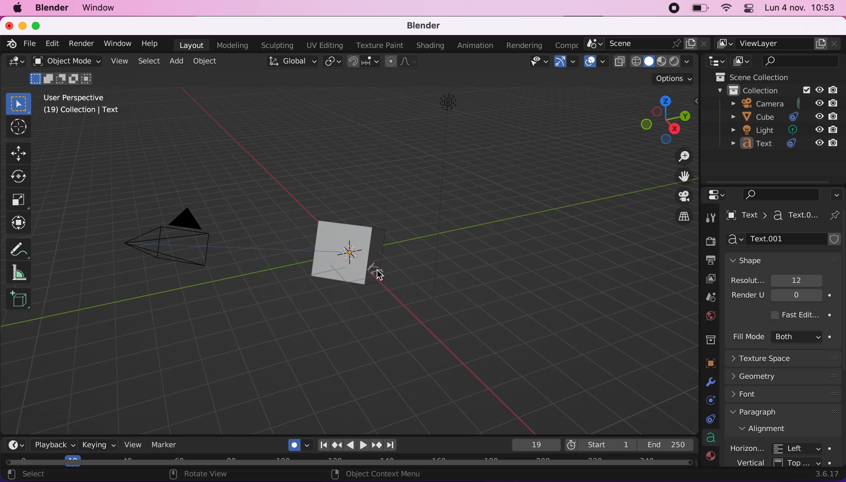 Image resolution: width=846 pixels, height=482 pixels. What do you see at coordinates (777, 44) in the screenshot?
I see `viewlayer` at bounding box center [777, 44].